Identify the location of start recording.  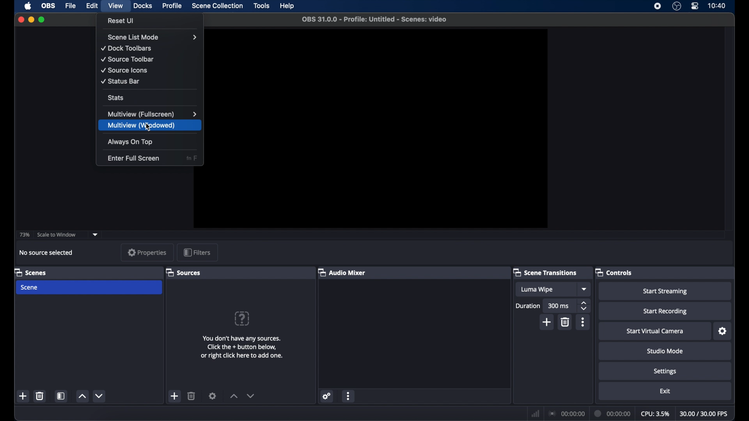
(666, 311).